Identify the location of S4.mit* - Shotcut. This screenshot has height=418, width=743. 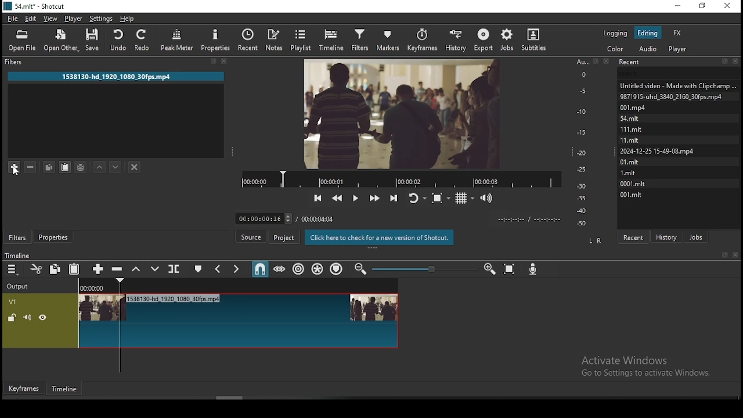
(34, 6).